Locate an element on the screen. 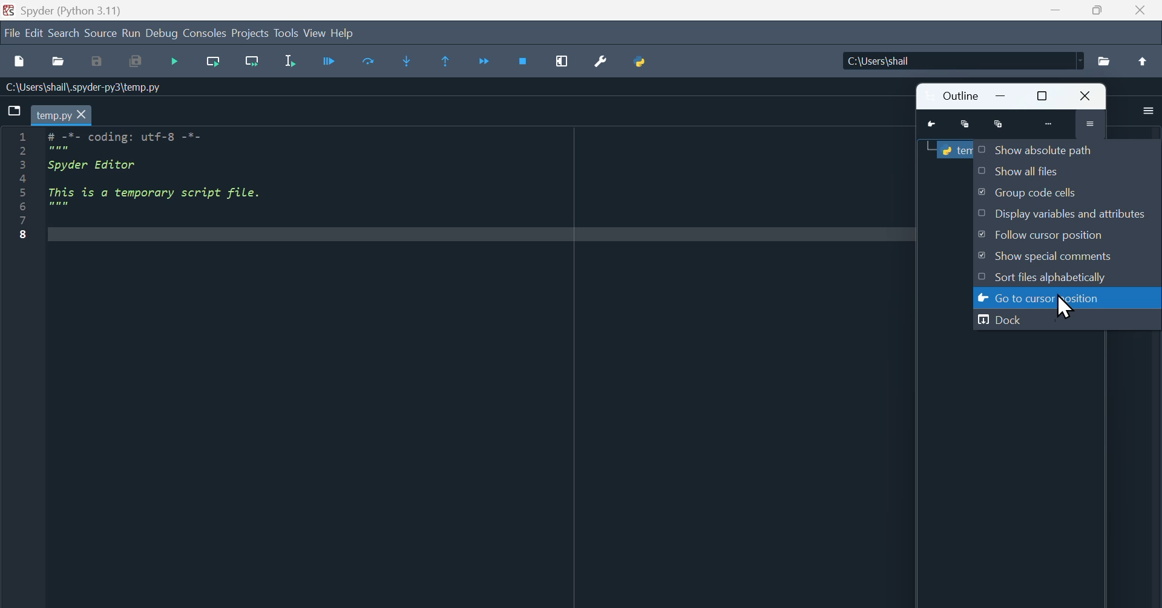 This screenshot has height=608, width=1162. Line Number is located at coordinates (24, 186).